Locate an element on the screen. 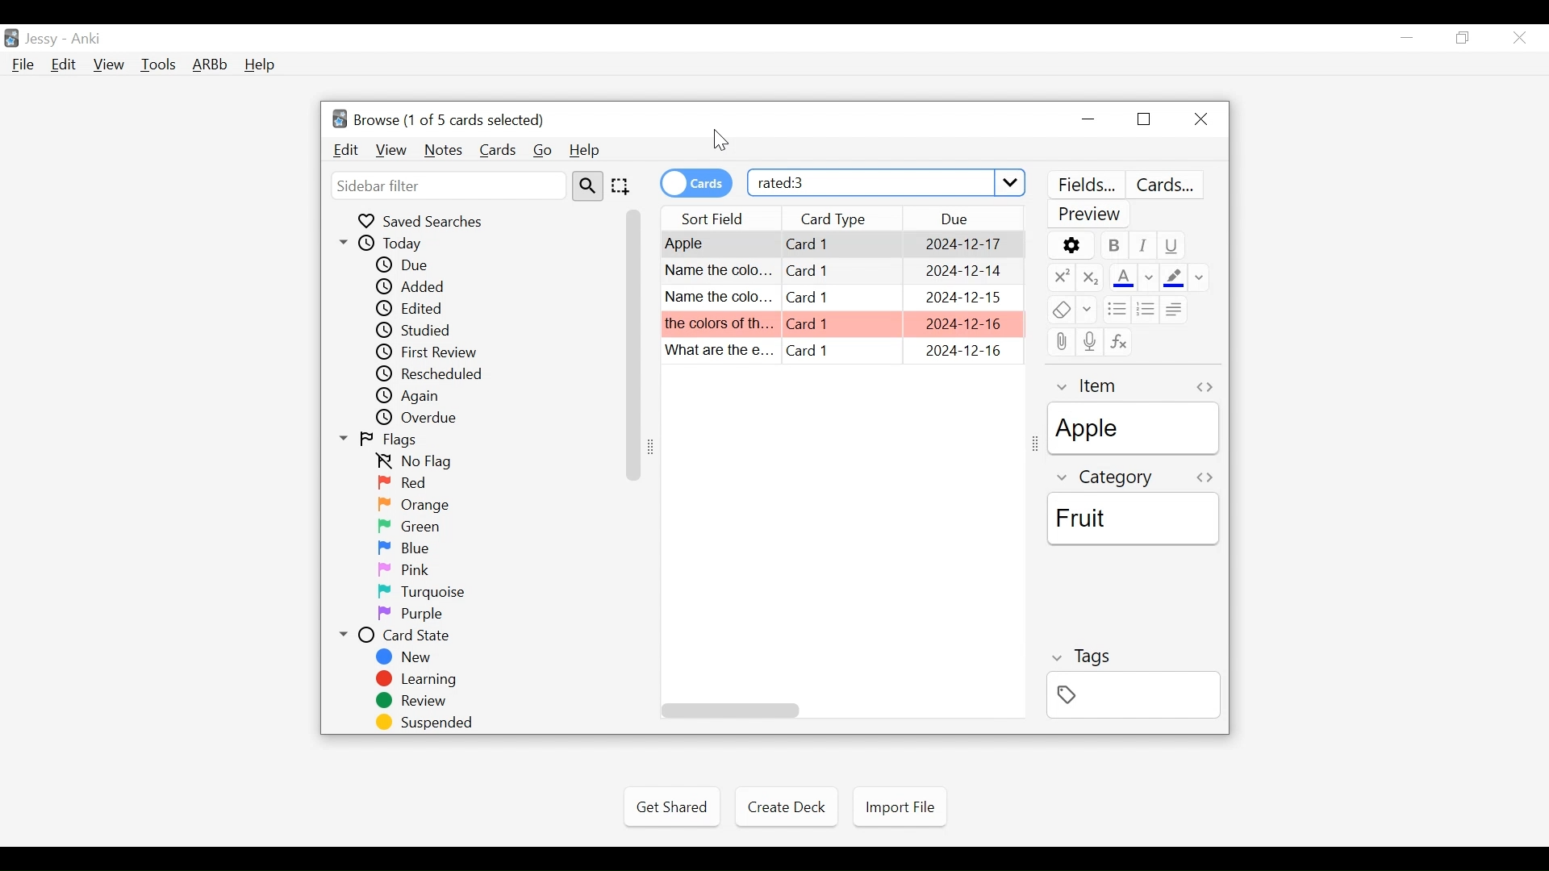 This screenshot has height=871, width=1549. Suspended is located at coordinates (428, 723).